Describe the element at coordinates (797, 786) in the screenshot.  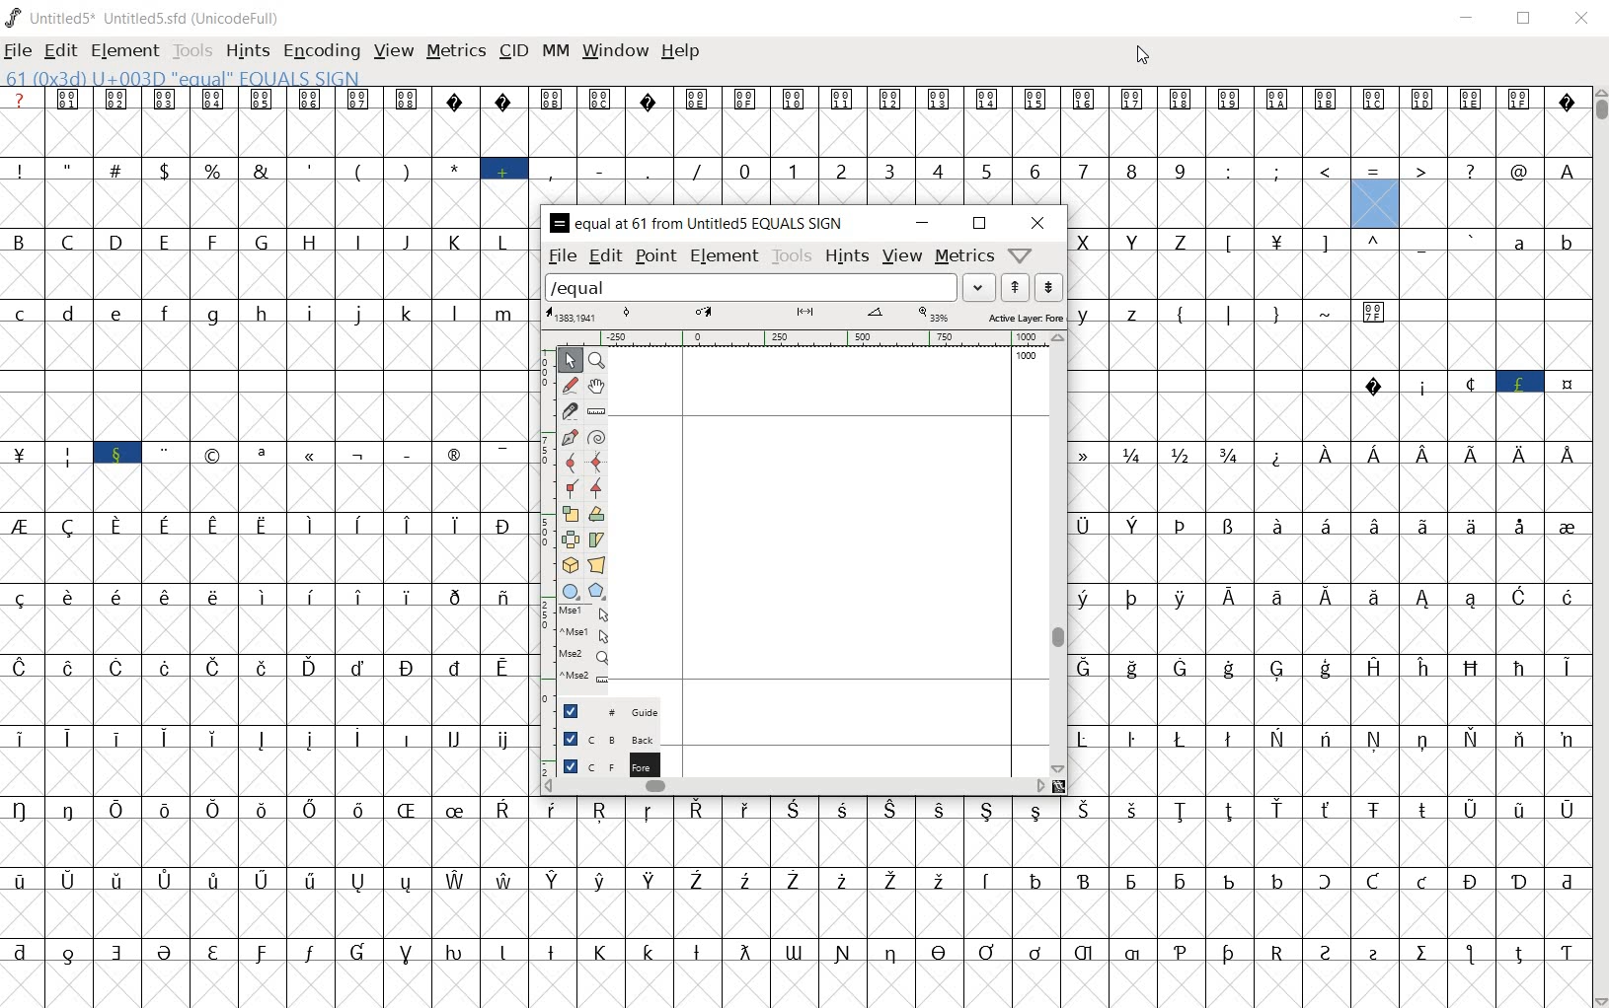
I see `scrollbar` at that location.